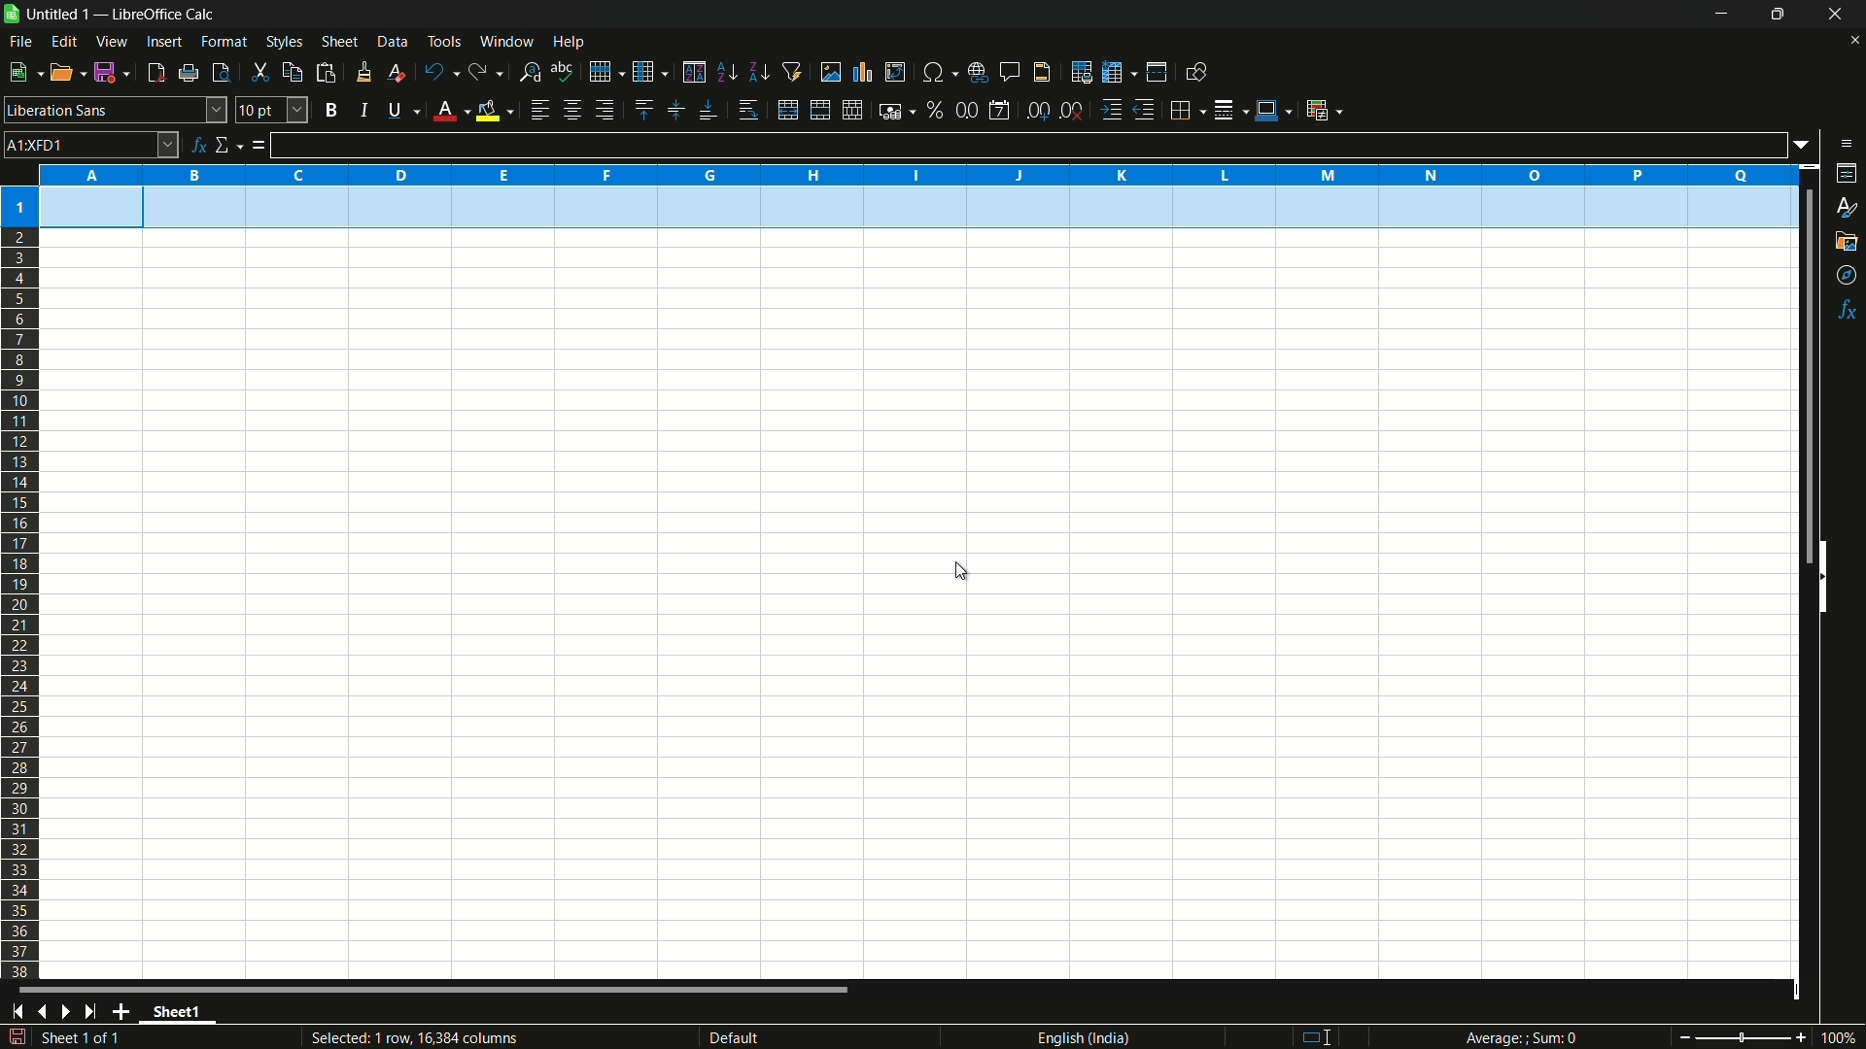 This screenshot has width=1866, height=1049. I want to click on show draw functions, so click(1194, 72).